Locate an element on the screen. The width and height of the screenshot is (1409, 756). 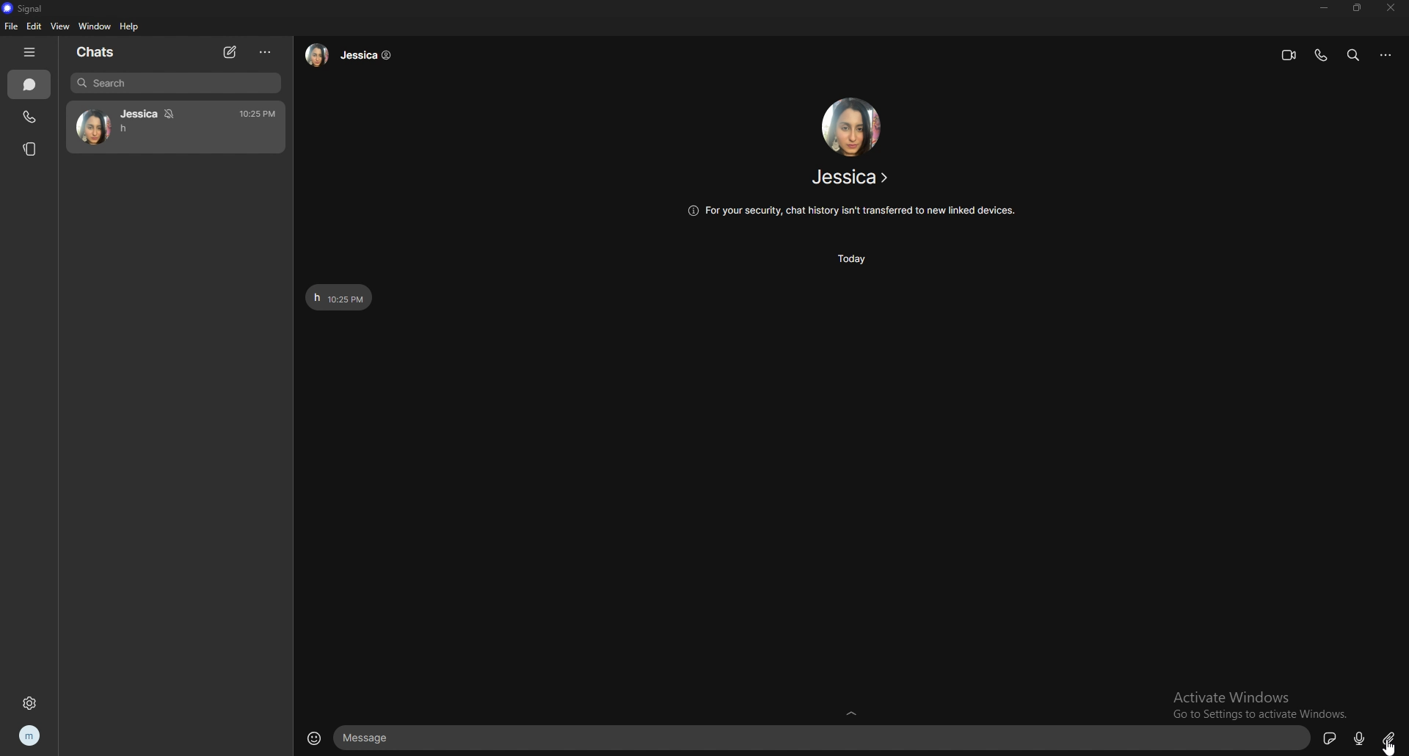
chats is located at coordinates (95, 51).